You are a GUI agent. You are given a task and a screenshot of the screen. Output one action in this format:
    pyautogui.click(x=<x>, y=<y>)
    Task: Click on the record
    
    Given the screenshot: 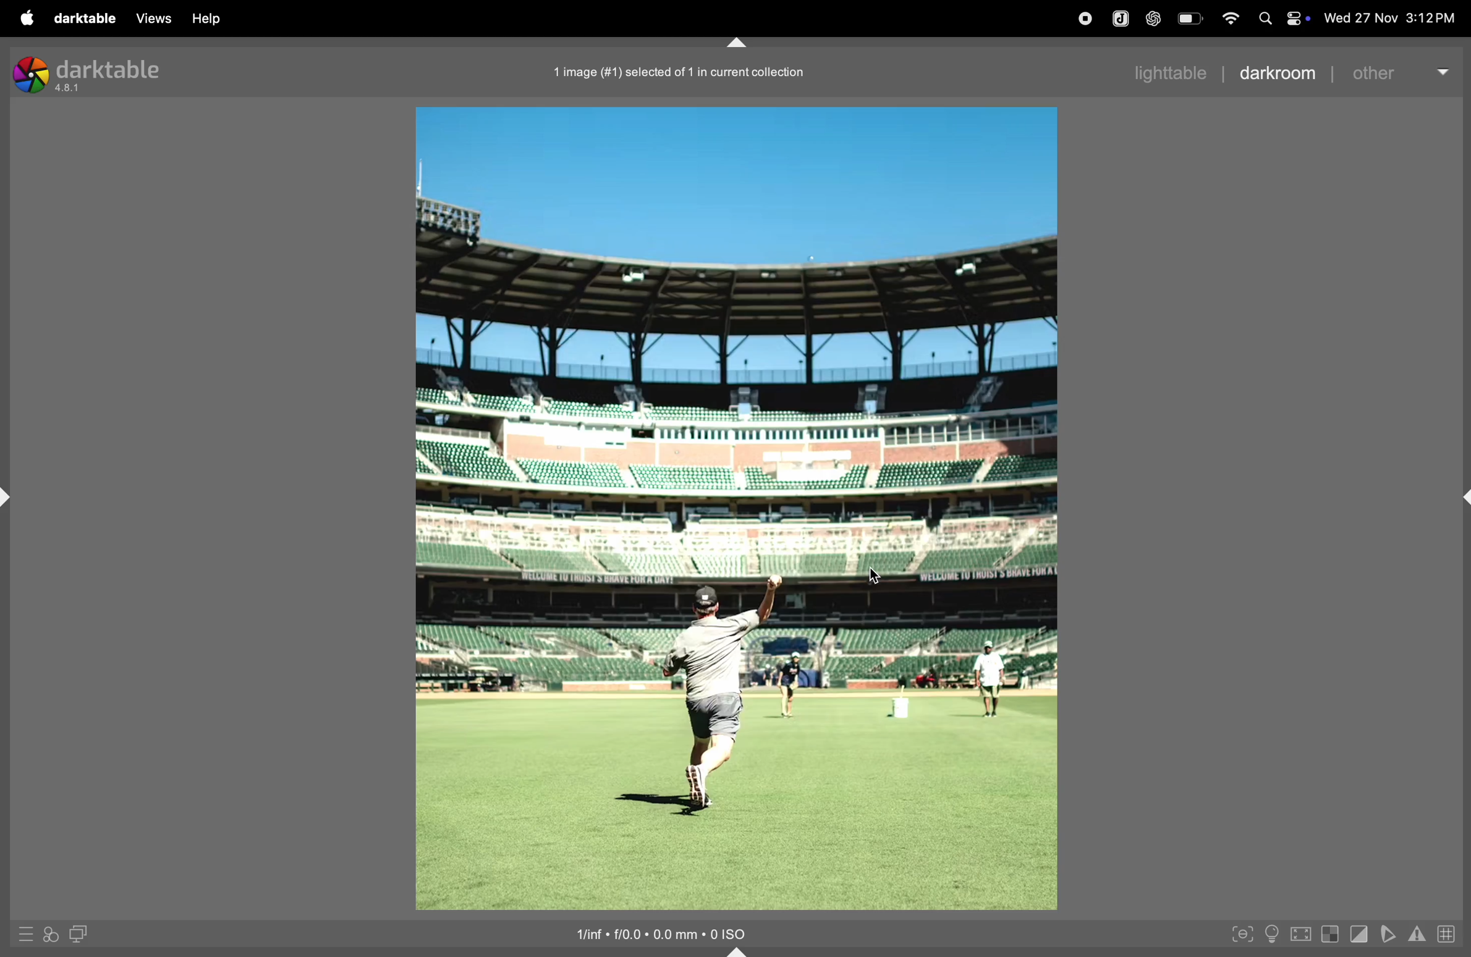 What is the action you would take?
    pyautogui.click(x=1086, y=19)
    